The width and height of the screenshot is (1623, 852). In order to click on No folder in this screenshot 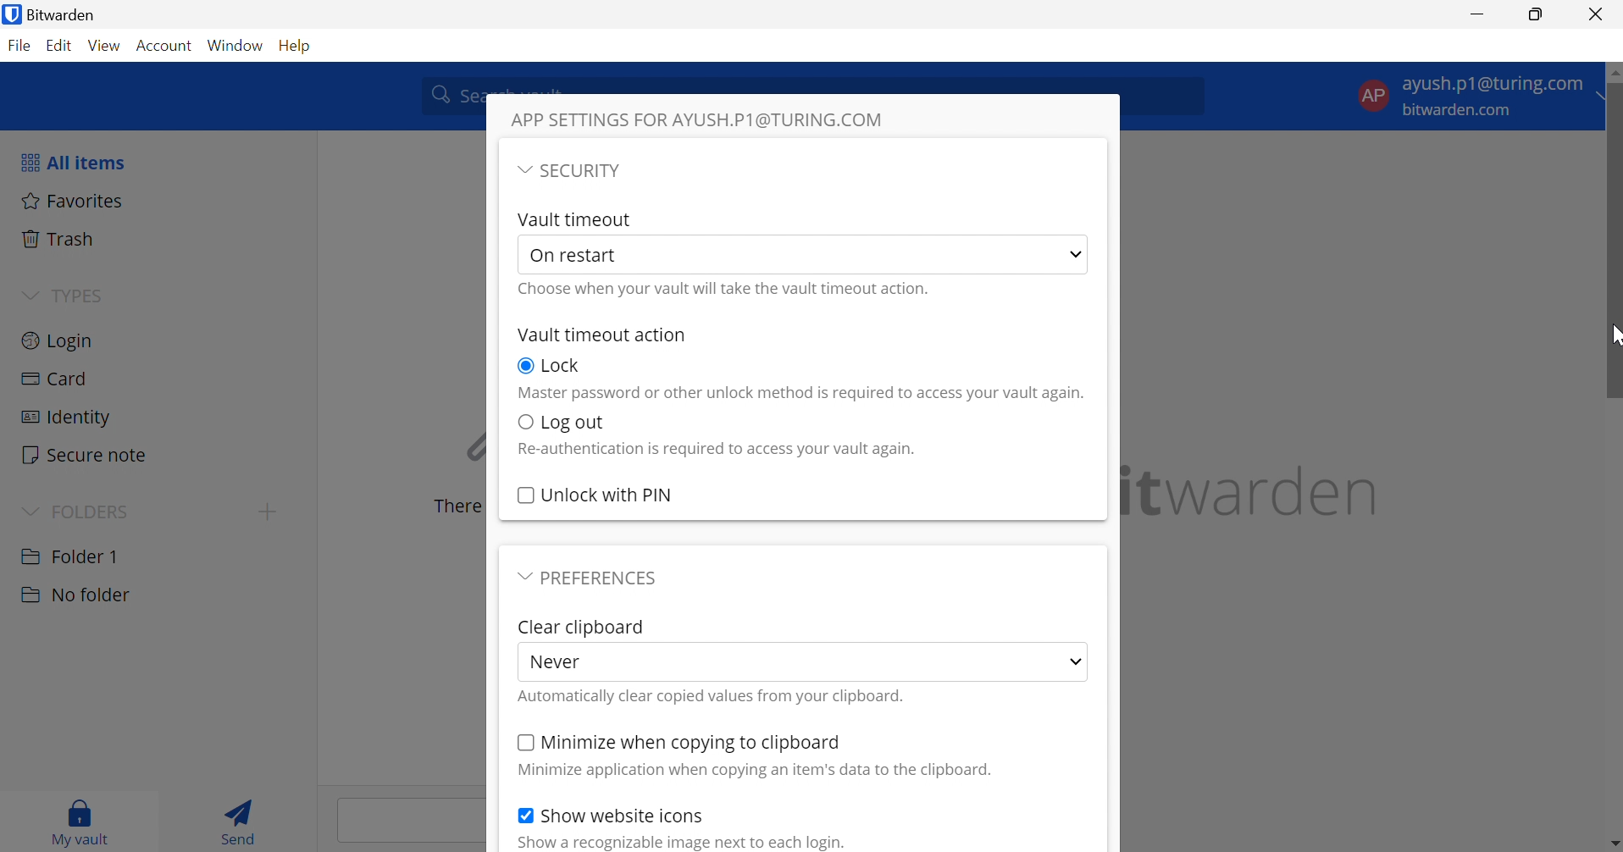, I will do `click(75, 595)`.